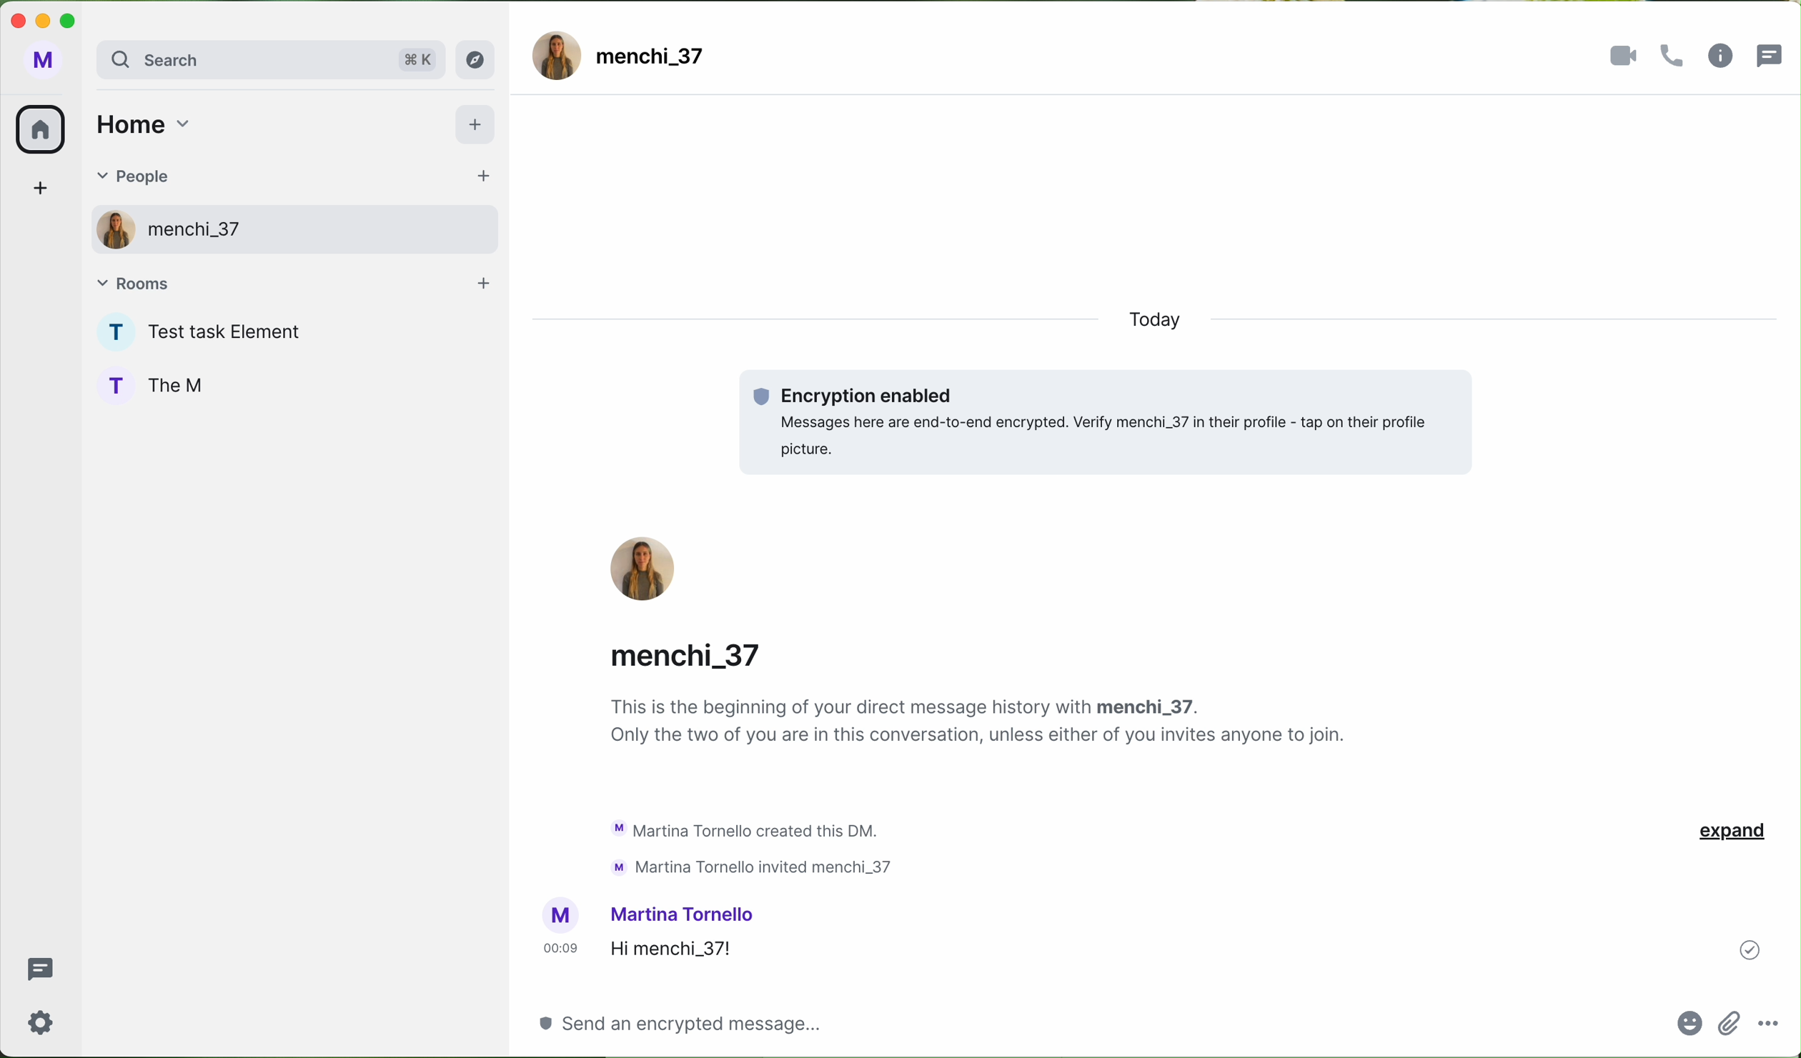 The image size is (1801, 1058). Describe the element at coordinates (289, 179) in the screenshot. I see `people tab` at that location.